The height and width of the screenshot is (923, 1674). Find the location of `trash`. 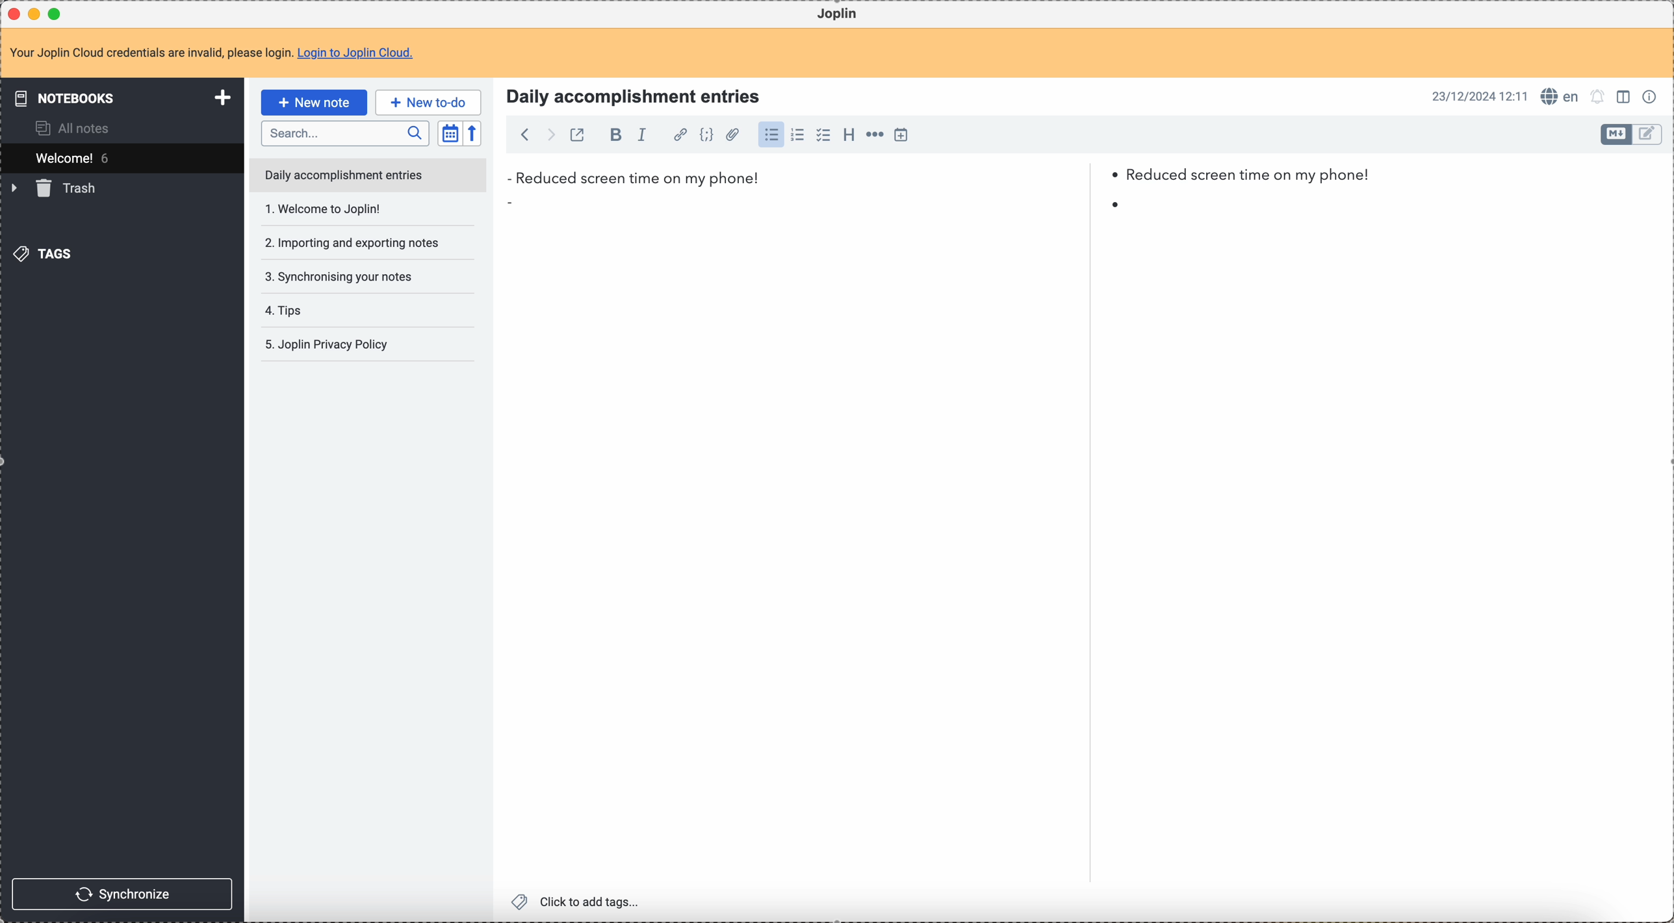

trash is located at coordinates (57, 189).